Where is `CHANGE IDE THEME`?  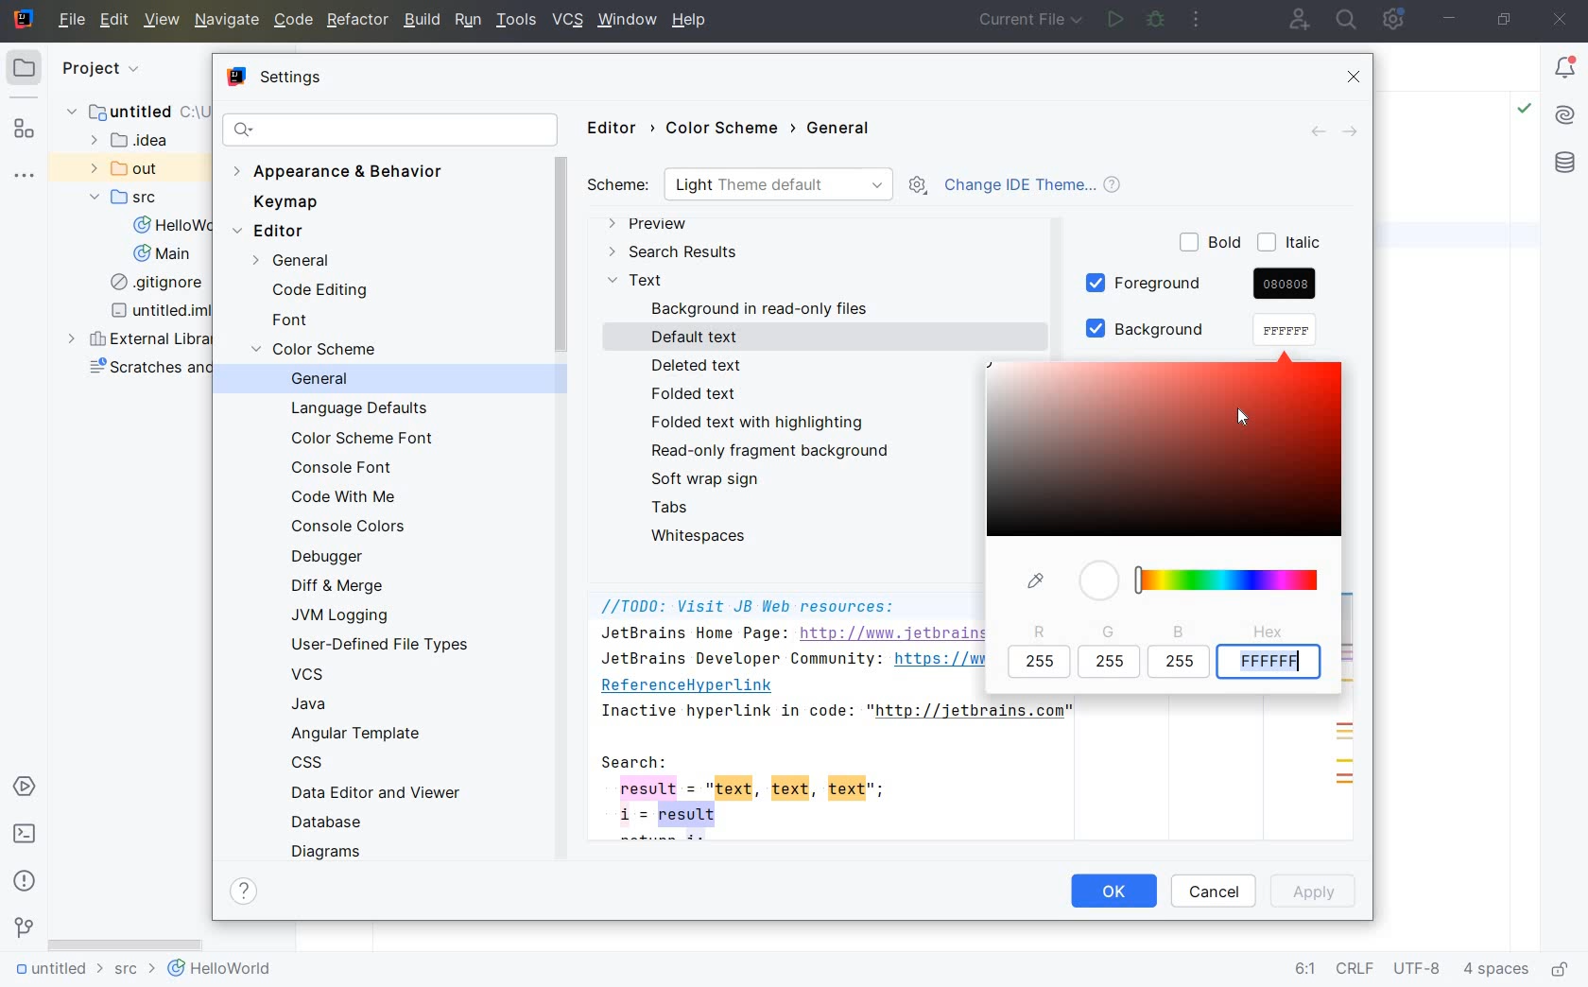
CHANGE IDE THEME is located at coordinates (1041, 188).